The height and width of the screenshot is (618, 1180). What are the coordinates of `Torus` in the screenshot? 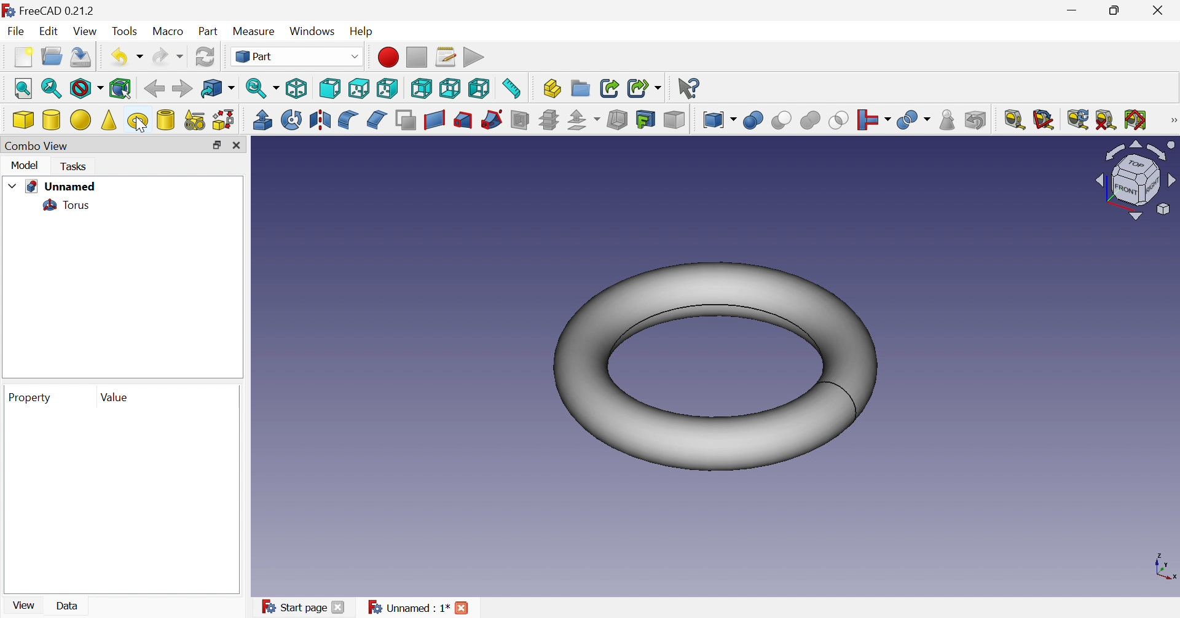 It's located at (138, 122).